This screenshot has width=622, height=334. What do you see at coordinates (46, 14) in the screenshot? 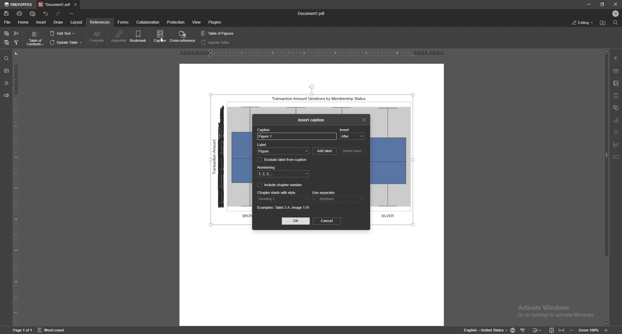
I see `undo` at bounding box center [46, 14].